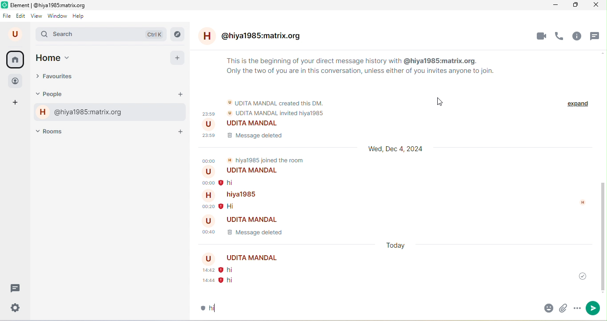  What do you see at coordinates (364, 69) in the screenshot?
I see `text on conversation` at bounding box center [364, 69].